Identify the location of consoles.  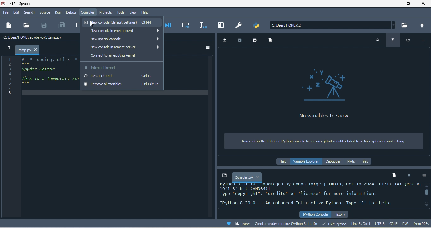
(89, 14).